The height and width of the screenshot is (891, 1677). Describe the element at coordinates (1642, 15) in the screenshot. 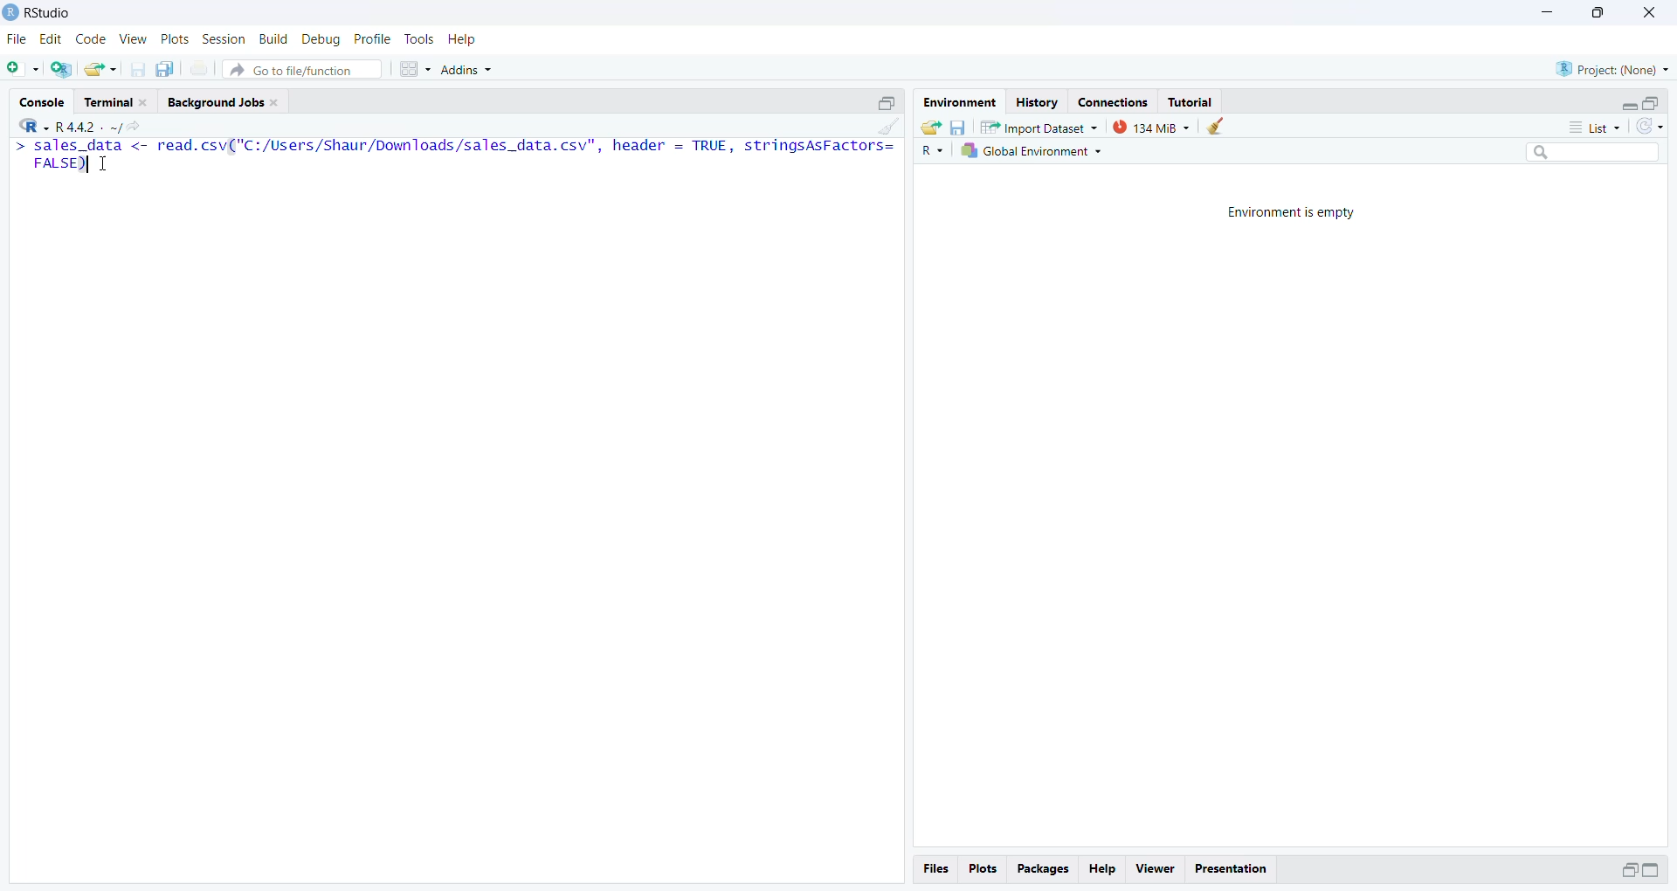

I see `Close` at that location.